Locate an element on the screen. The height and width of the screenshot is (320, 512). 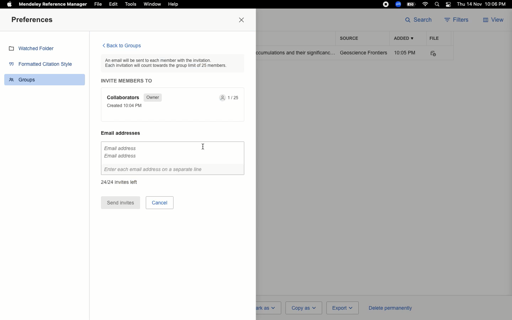
Cancel is located at coordinates (160, 202).